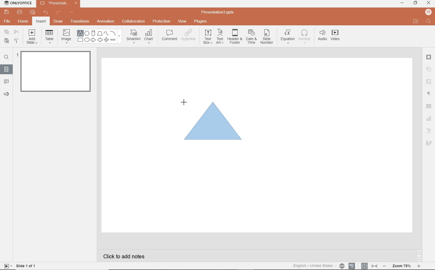  What do you see at coordinates (353, 265) in the screenshot?
I see `SPELL CHECKING` at bounding box center [353, 265].